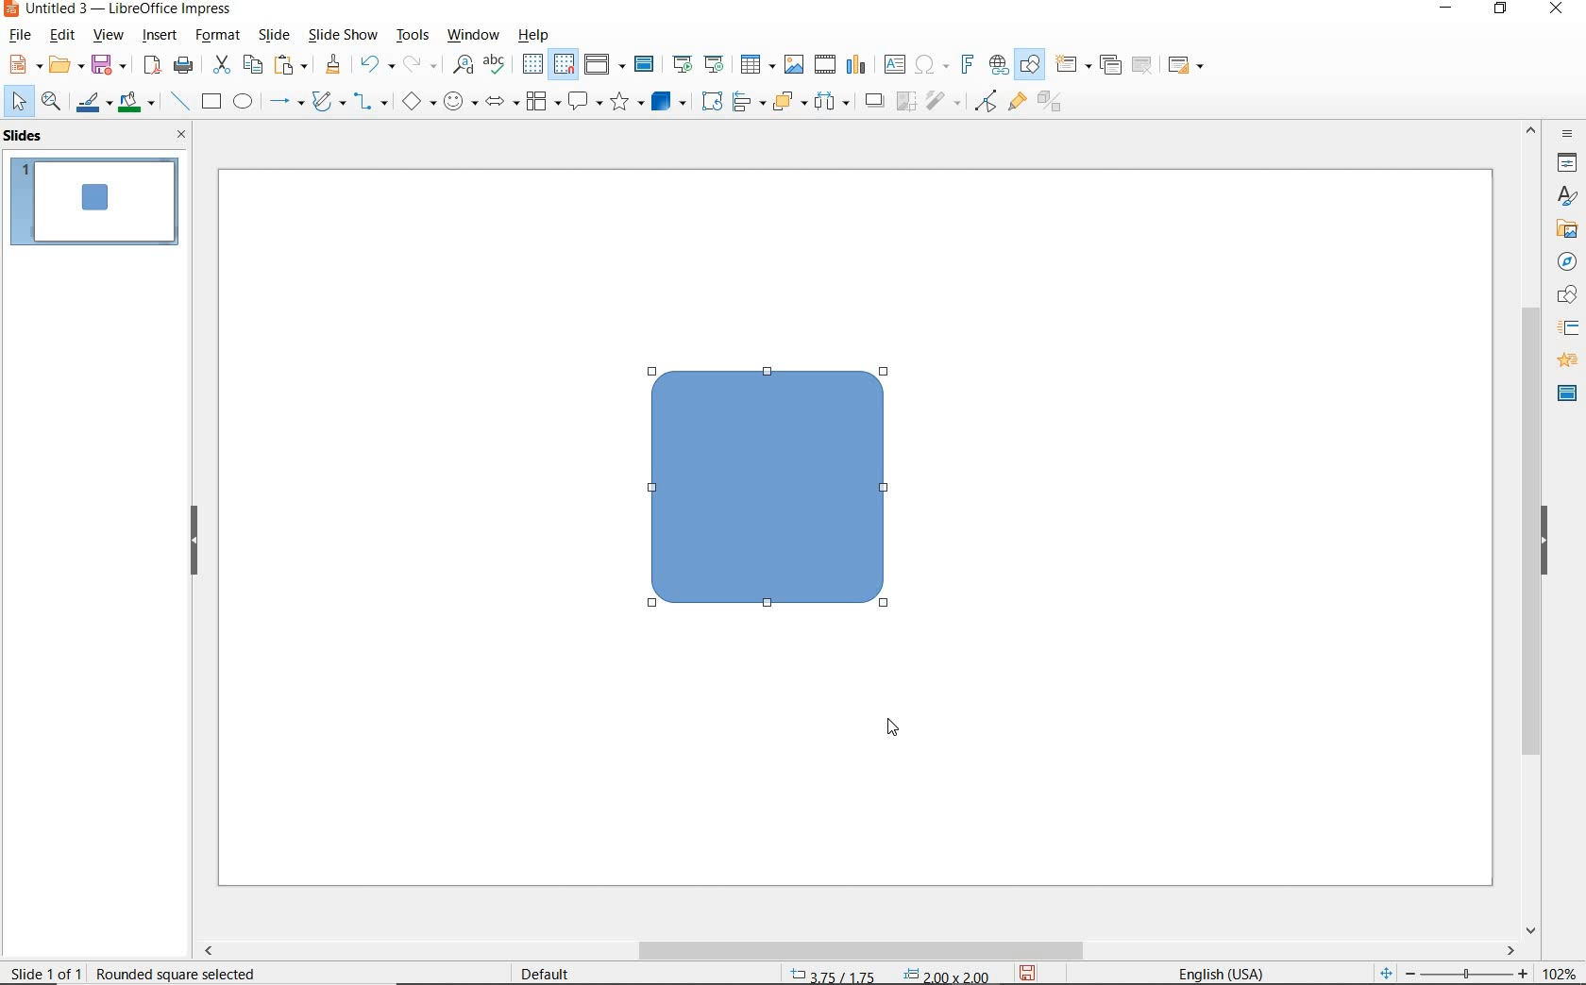 This screenshot has width=1586, height=985. I want to click on new, so click(17, 67).